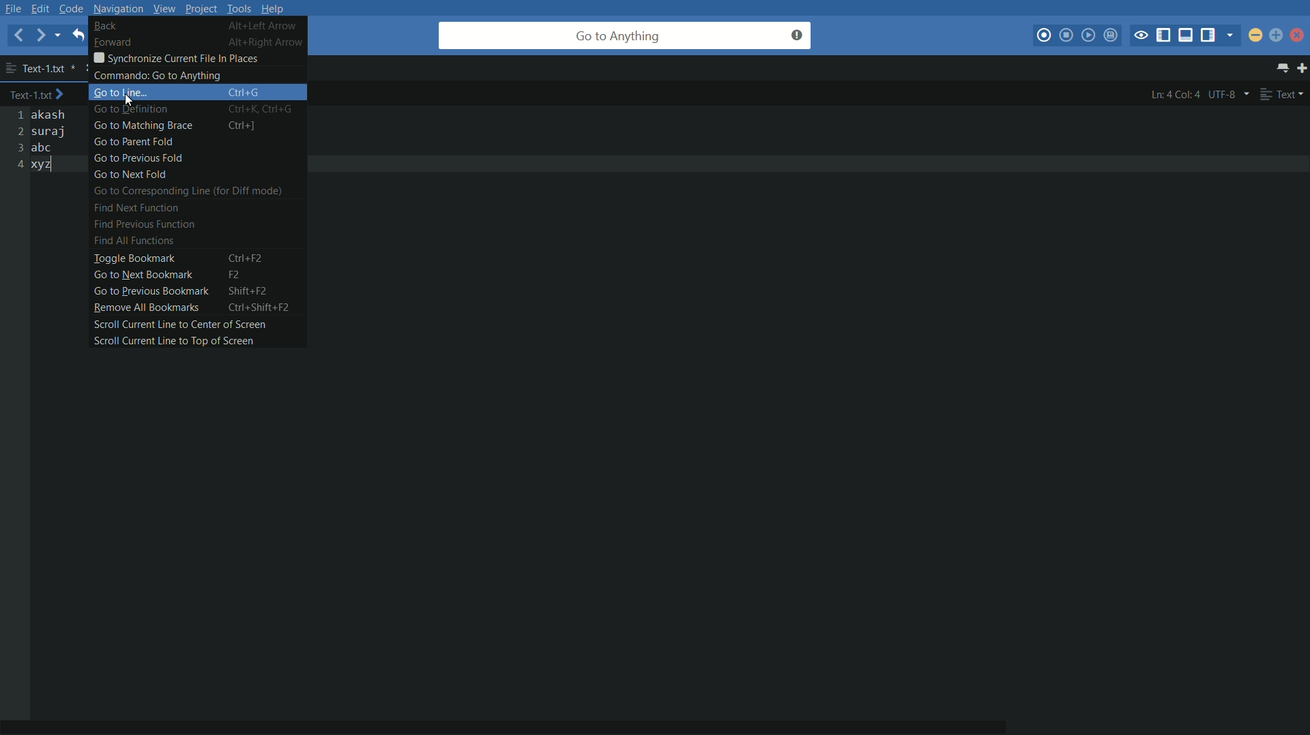  What do you see at coordinates (1210, 35) in the screenshot?
I see `show/hide right panel` at bounding box center [1210, 35].